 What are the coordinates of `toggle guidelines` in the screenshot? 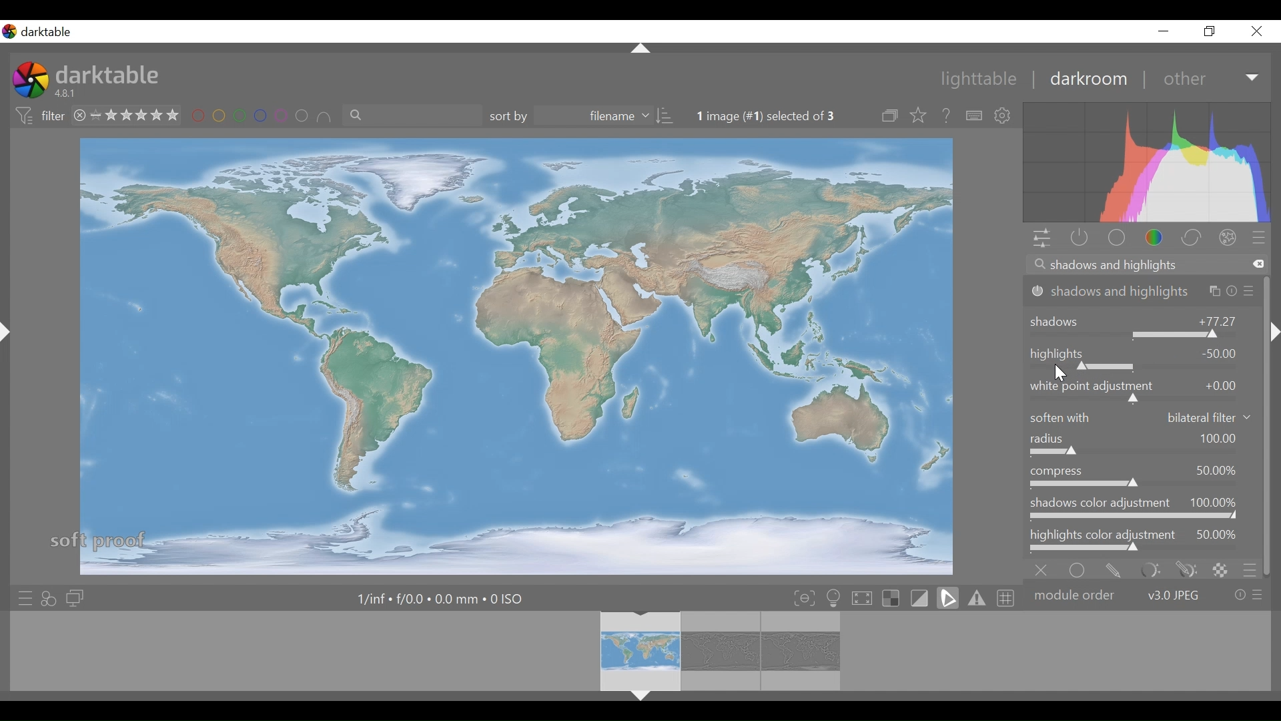 It's located at (1004, 597).